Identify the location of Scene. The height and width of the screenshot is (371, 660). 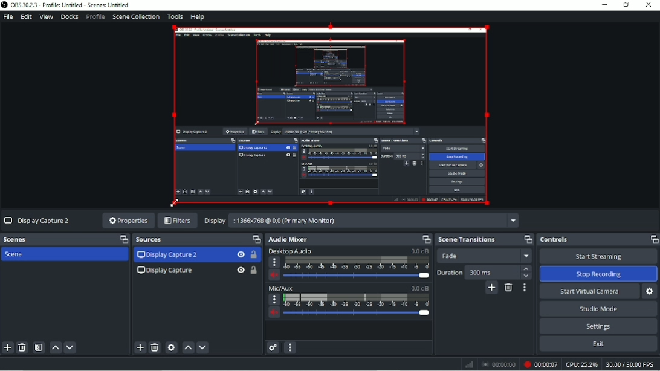
(65, 255).